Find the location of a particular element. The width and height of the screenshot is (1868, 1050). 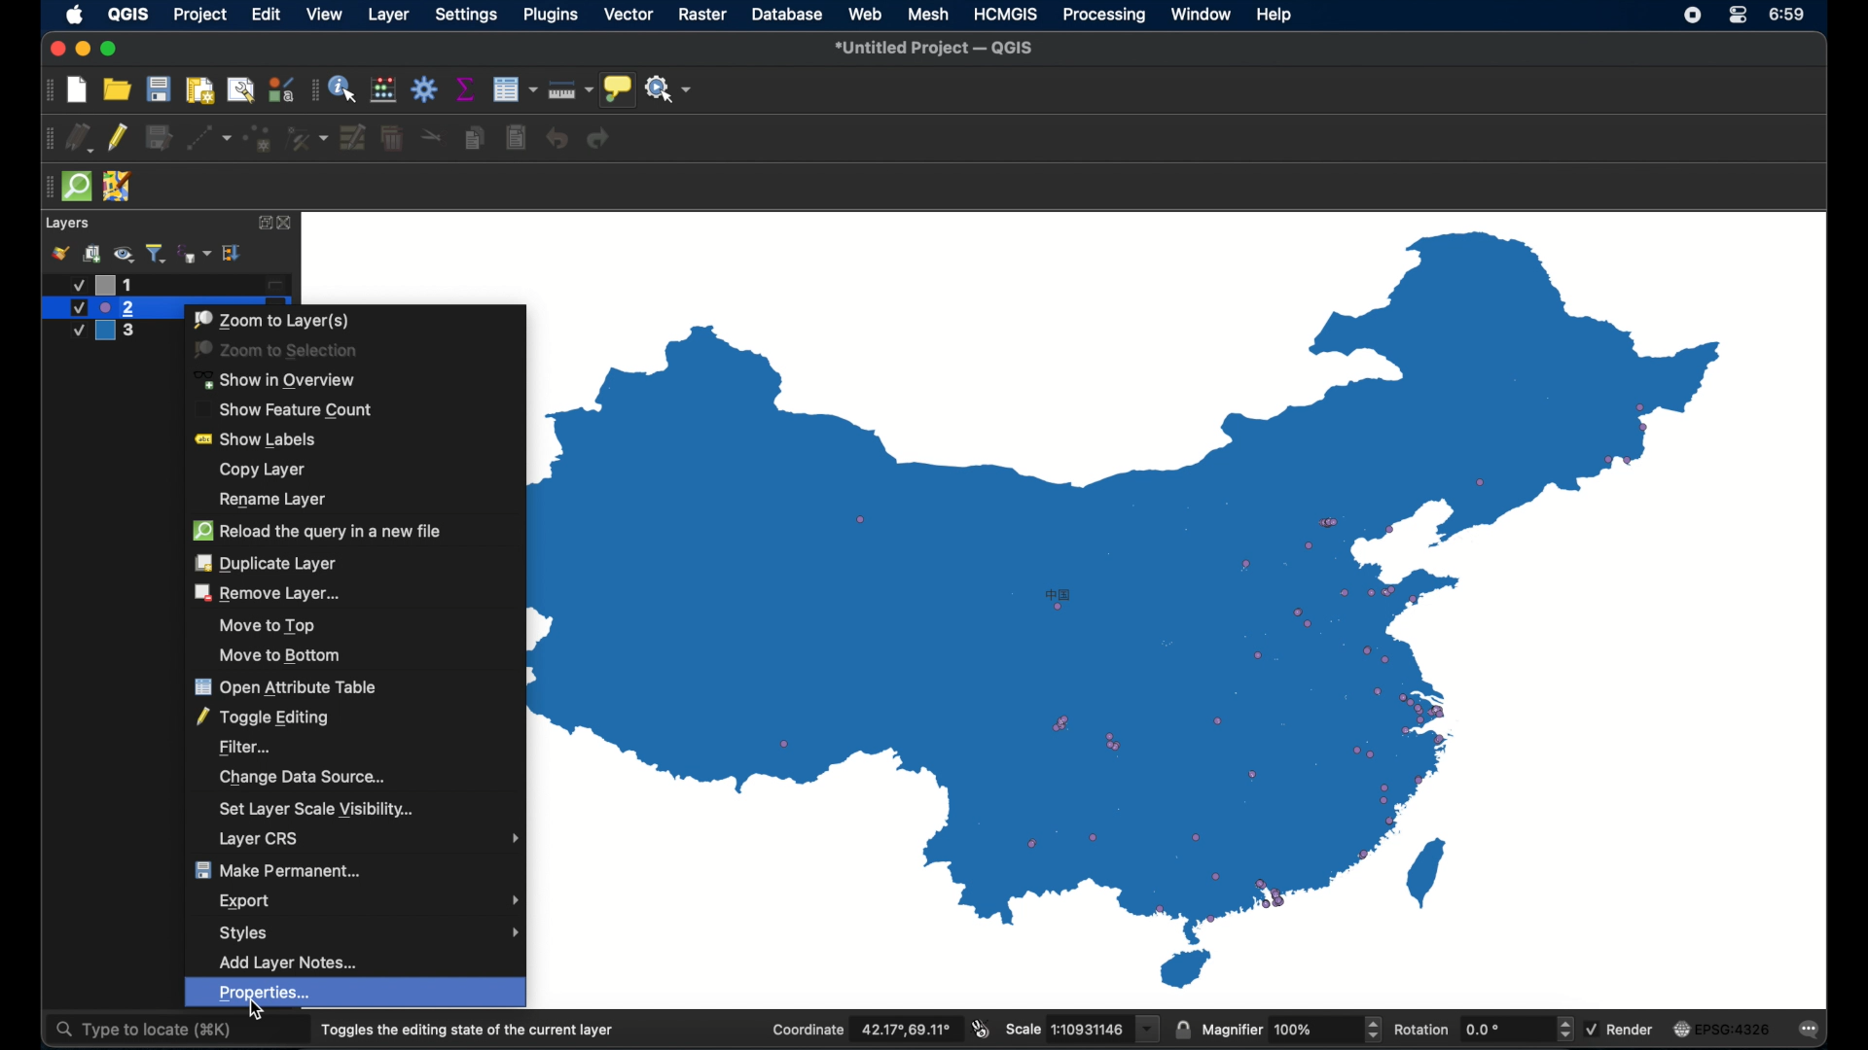

modify attributes is located at coordinates (353, 137).